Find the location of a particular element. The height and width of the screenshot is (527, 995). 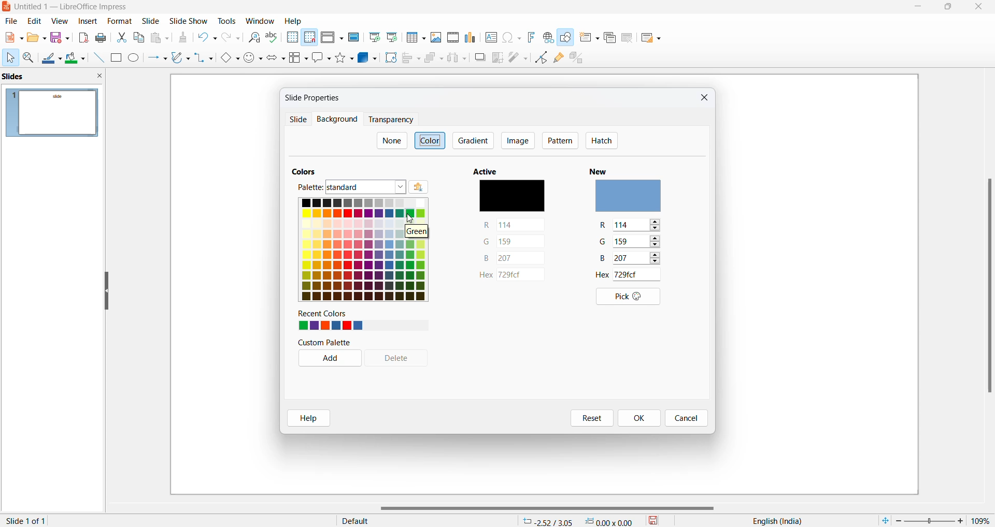

block arrows  is located at coordinates (277, 58).